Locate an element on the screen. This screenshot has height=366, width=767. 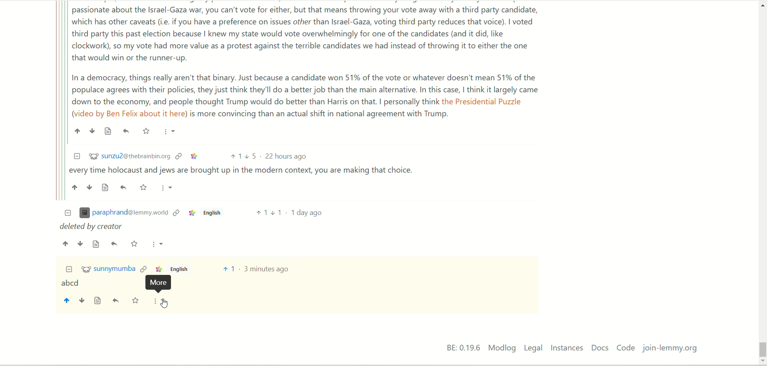
Upvote is located at coordinates (75, 187).